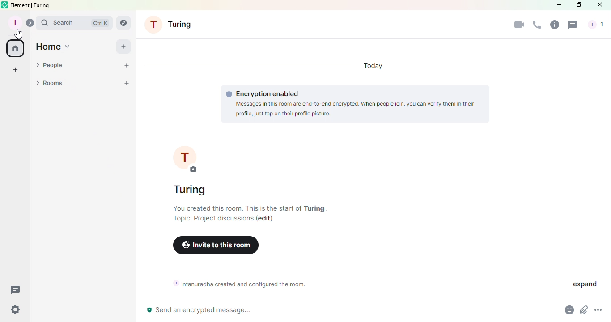 The width and height of the screenshot is (611, 322). Describe the element at coordinates (269, 218) in the screenshot. I see `Edit` at that location.